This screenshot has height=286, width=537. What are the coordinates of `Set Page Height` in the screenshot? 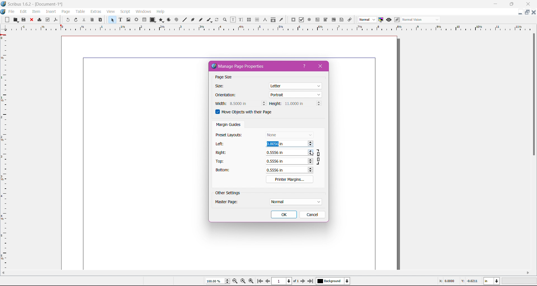 It's located at (302, 104).